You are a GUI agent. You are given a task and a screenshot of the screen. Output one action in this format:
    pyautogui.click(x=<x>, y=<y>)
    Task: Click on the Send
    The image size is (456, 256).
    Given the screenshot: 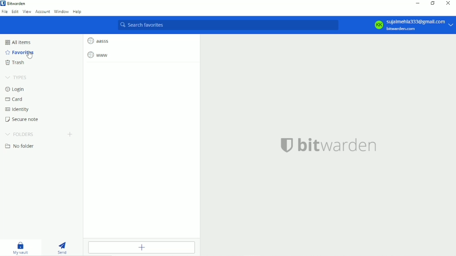 What is the action you would take?
    pyautogui.click(x=63, y=246)
    